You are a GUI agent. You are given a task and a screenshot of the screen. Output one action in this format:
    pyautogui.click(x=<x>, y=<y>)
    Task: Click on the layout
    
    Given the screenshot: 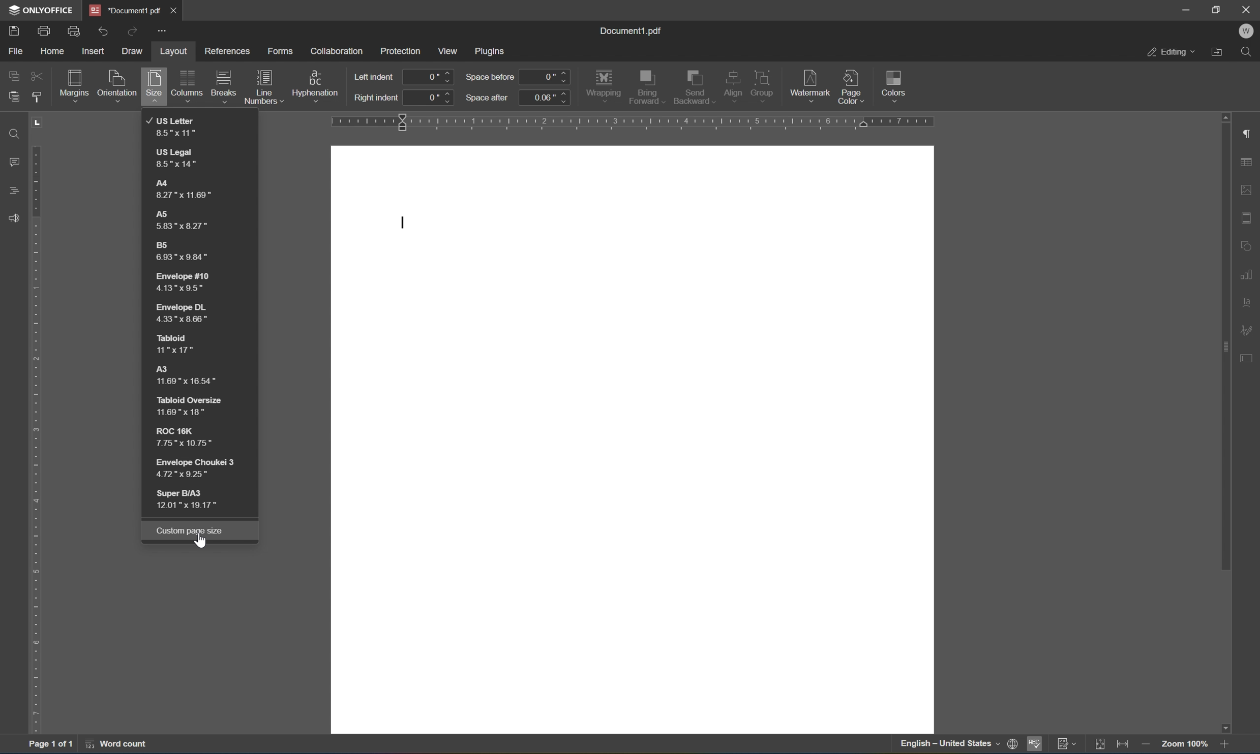 What is the action you would take?
    pyautogui.click(x=172, y=50)
    